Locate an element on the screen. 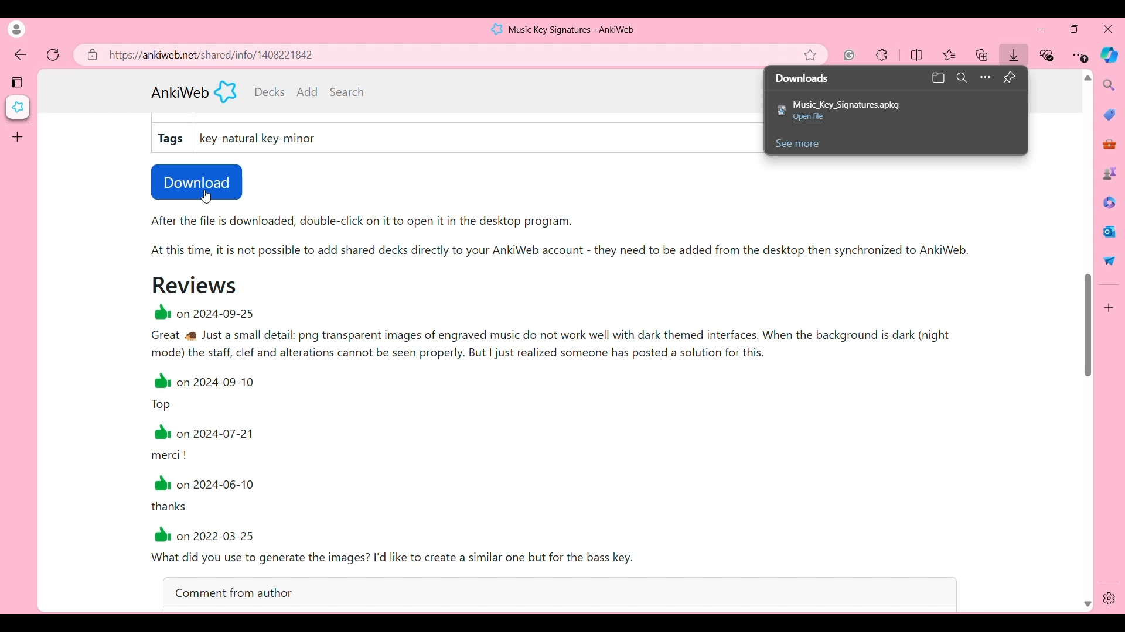 This screenshot has height=632, width=1125. Favorites is located at coordinates (949, 55).